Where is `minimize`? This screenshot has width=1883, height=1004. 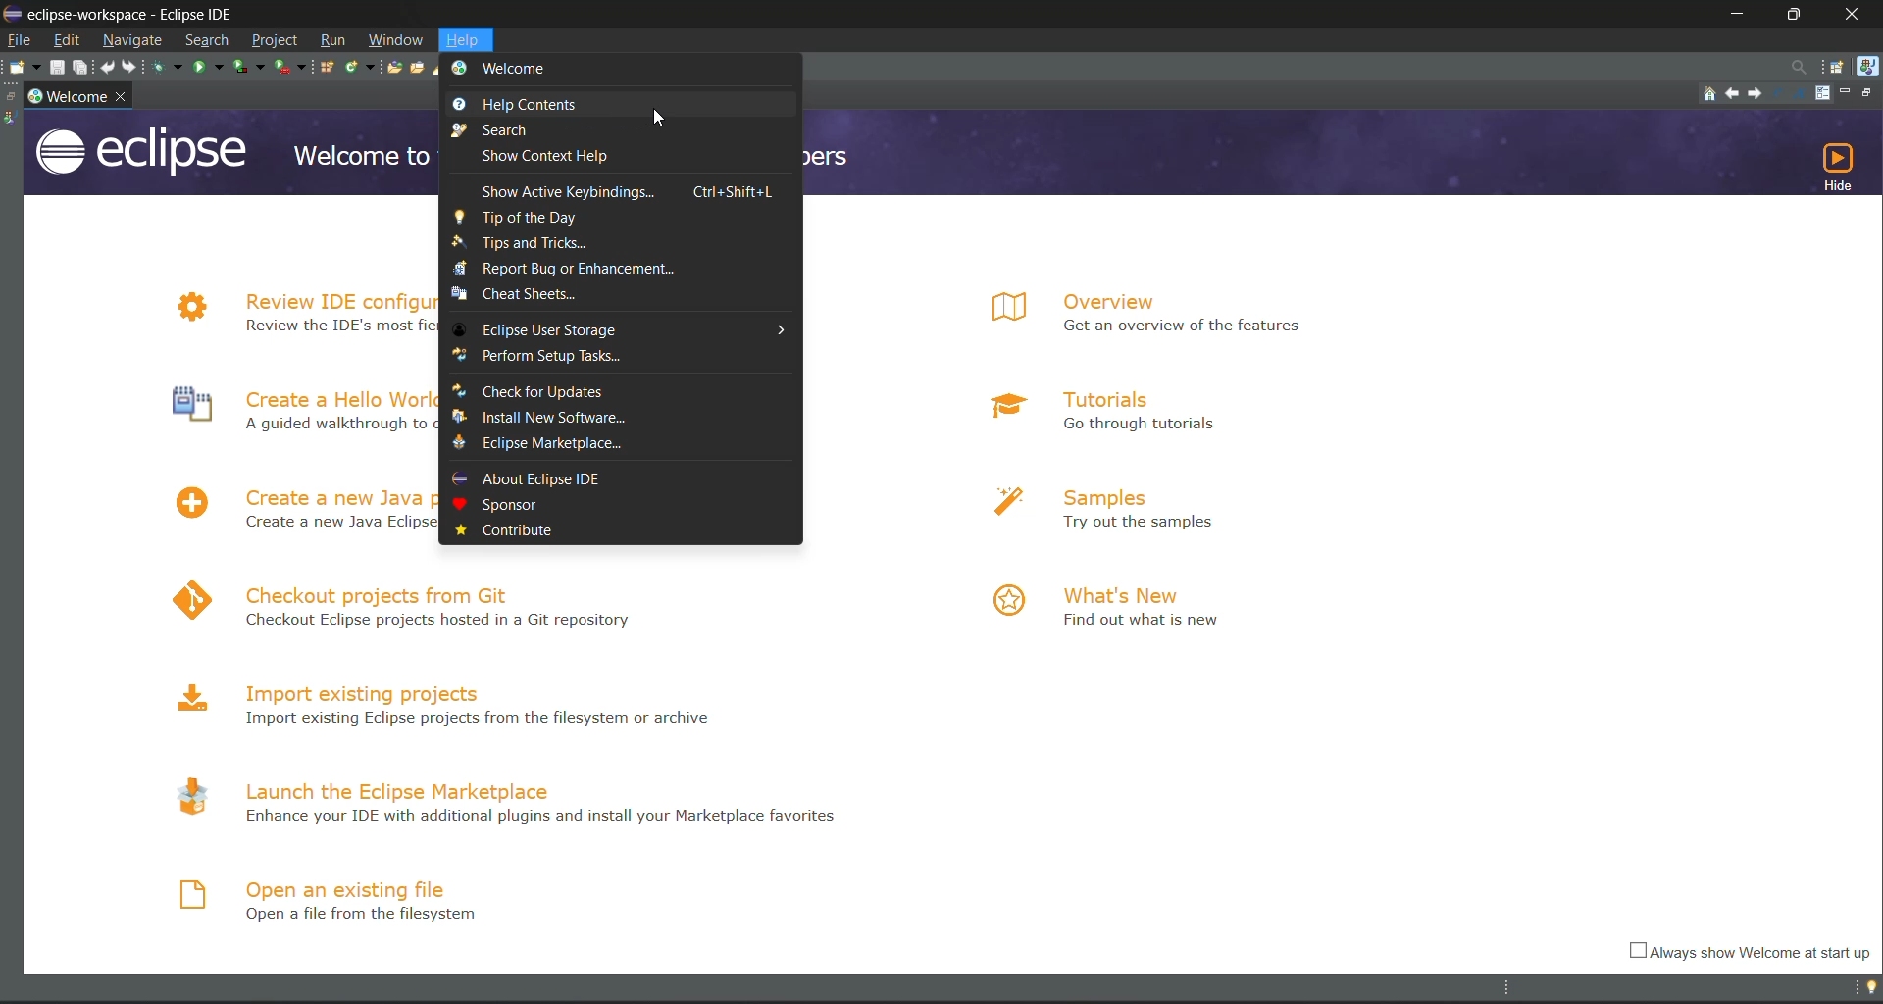
minimize is located at coordinates (1743, 17).